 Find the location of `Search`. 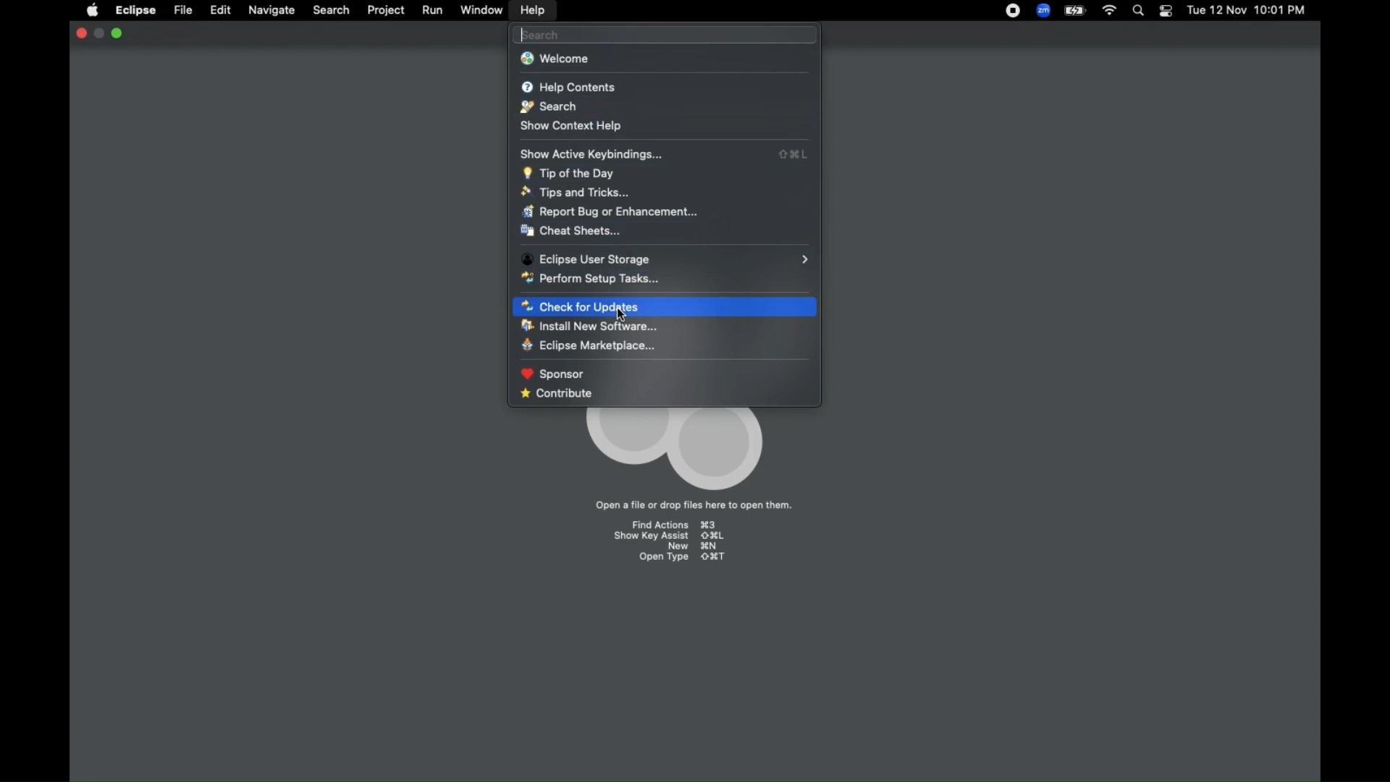

Search is located at coordinates (331, 12).